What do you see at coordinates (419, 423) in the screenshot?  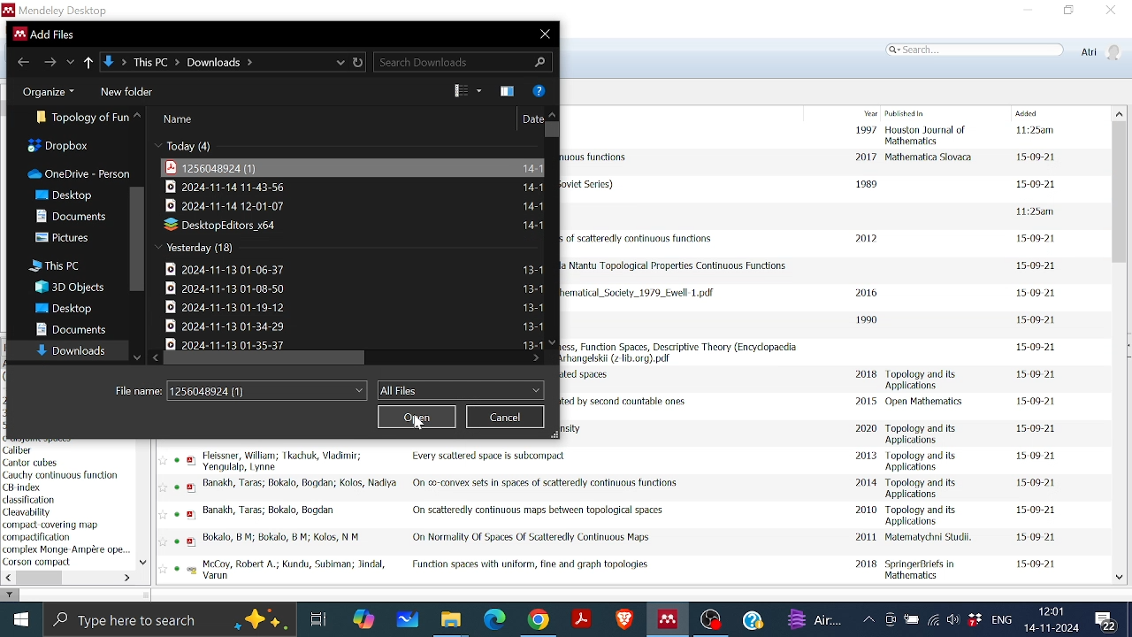 I see `Cursor` at bounding box center [419, 423].